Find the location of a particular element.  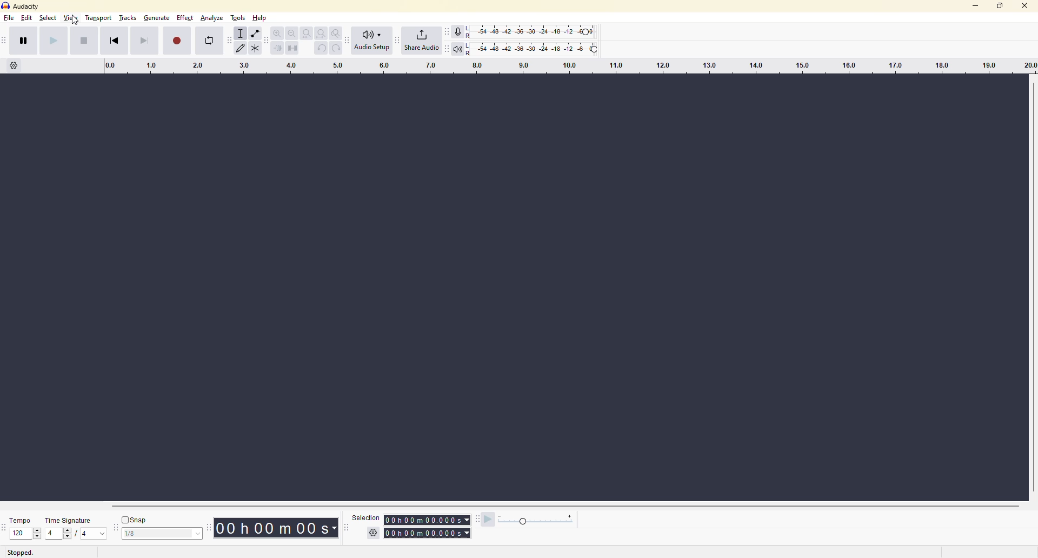

selection tool is located at coordinates (242, 34).